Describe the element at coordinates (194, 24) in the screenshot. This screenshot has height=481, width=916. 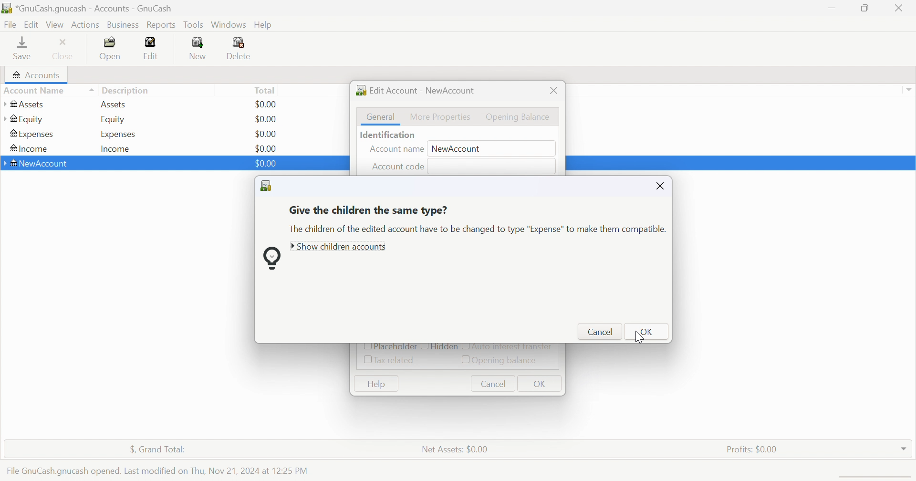
I see `Tools` at that location.